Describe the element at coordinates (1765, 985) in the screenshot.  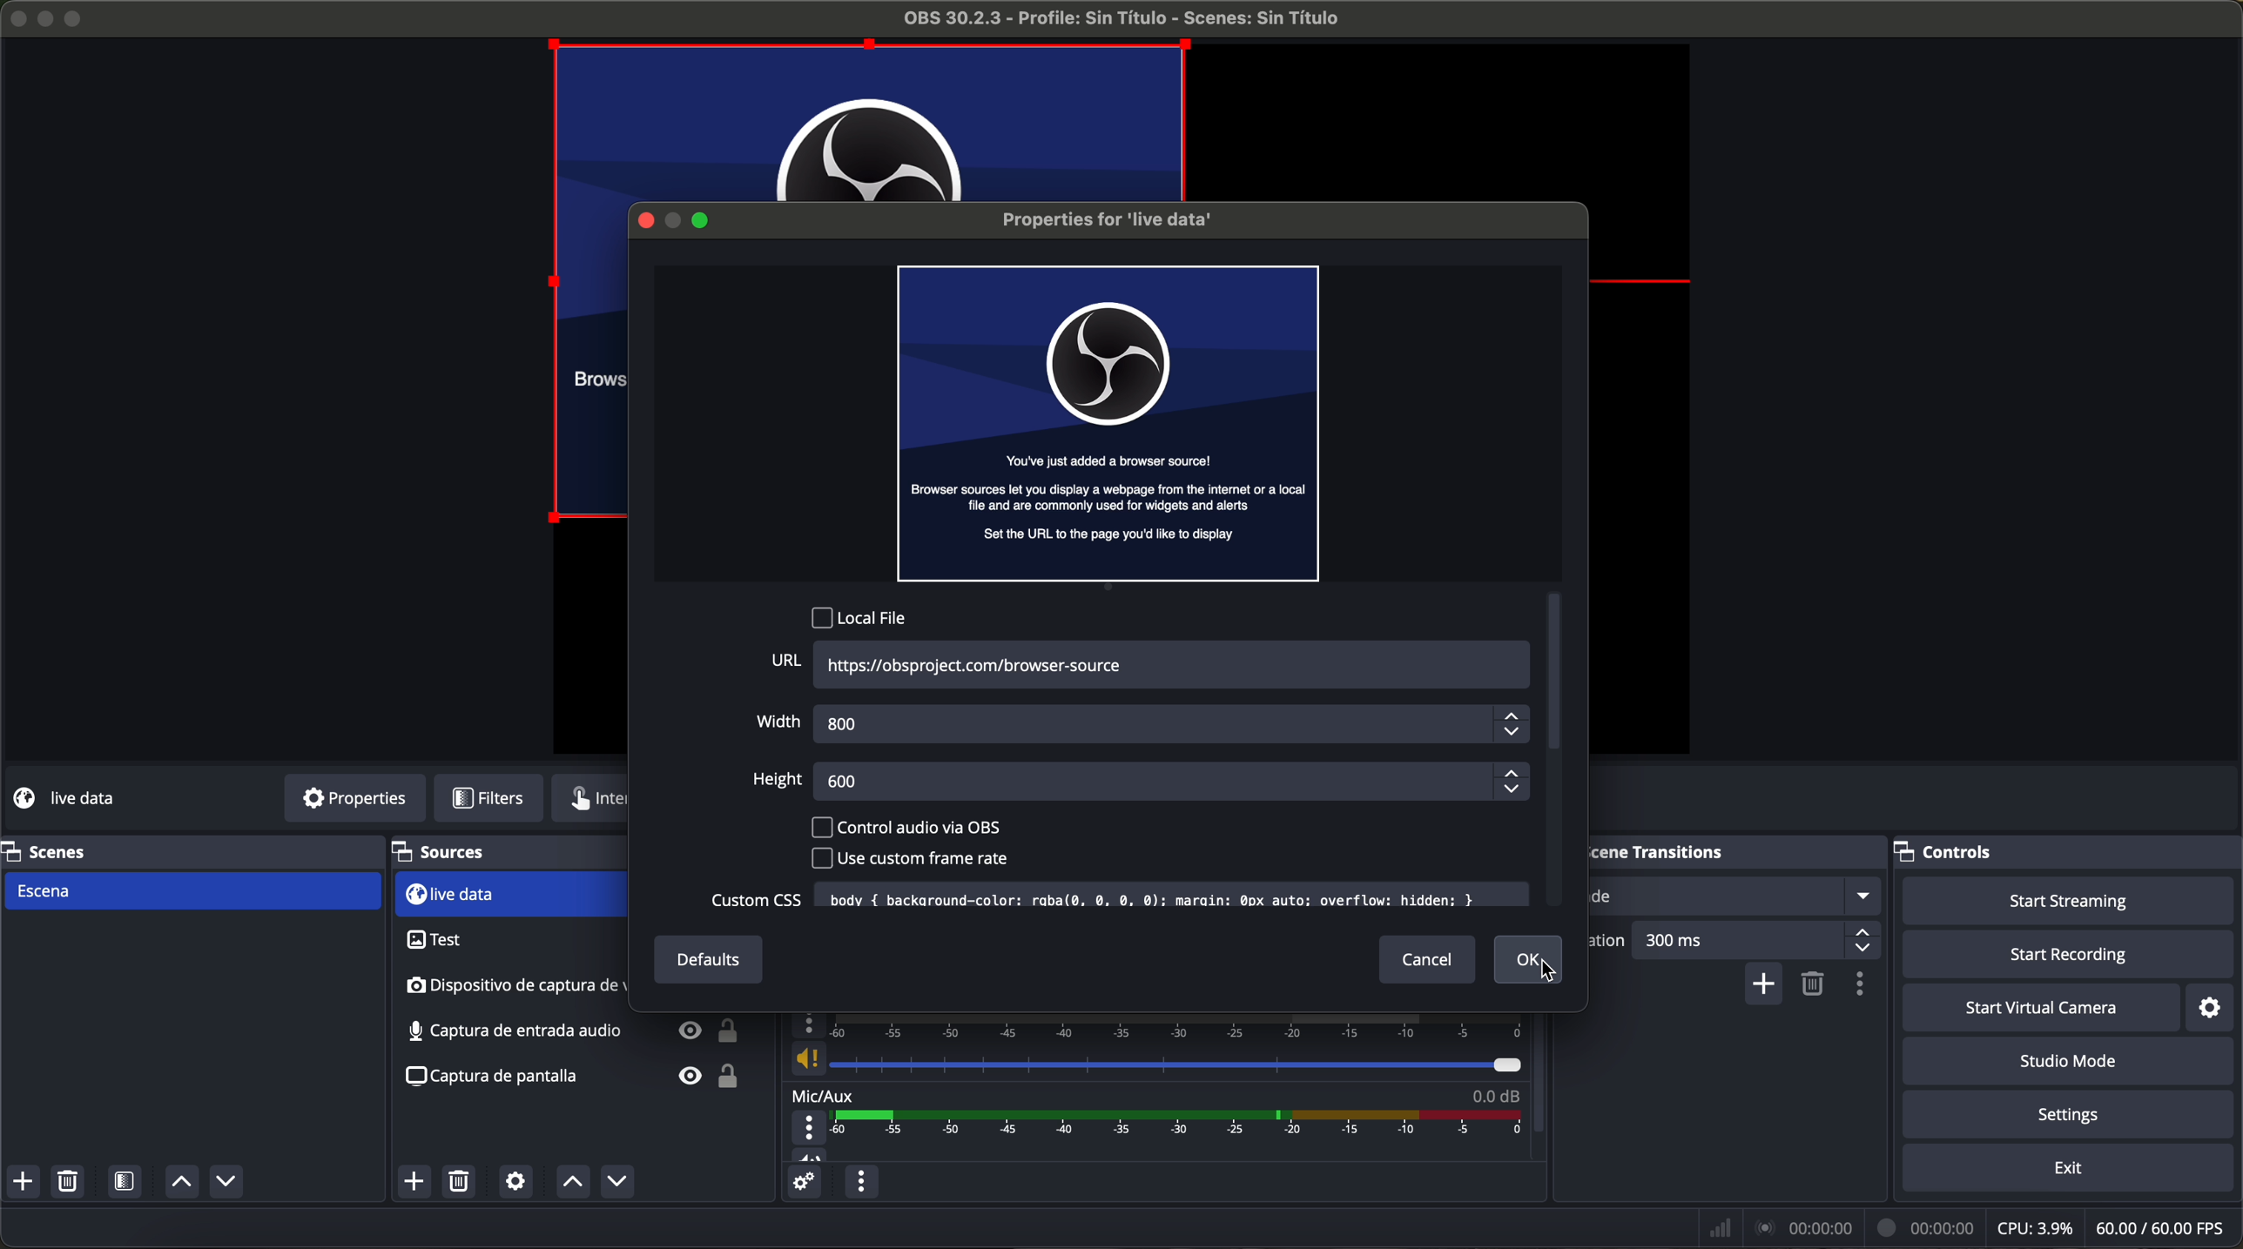
I see `add configurable transition` at that location.